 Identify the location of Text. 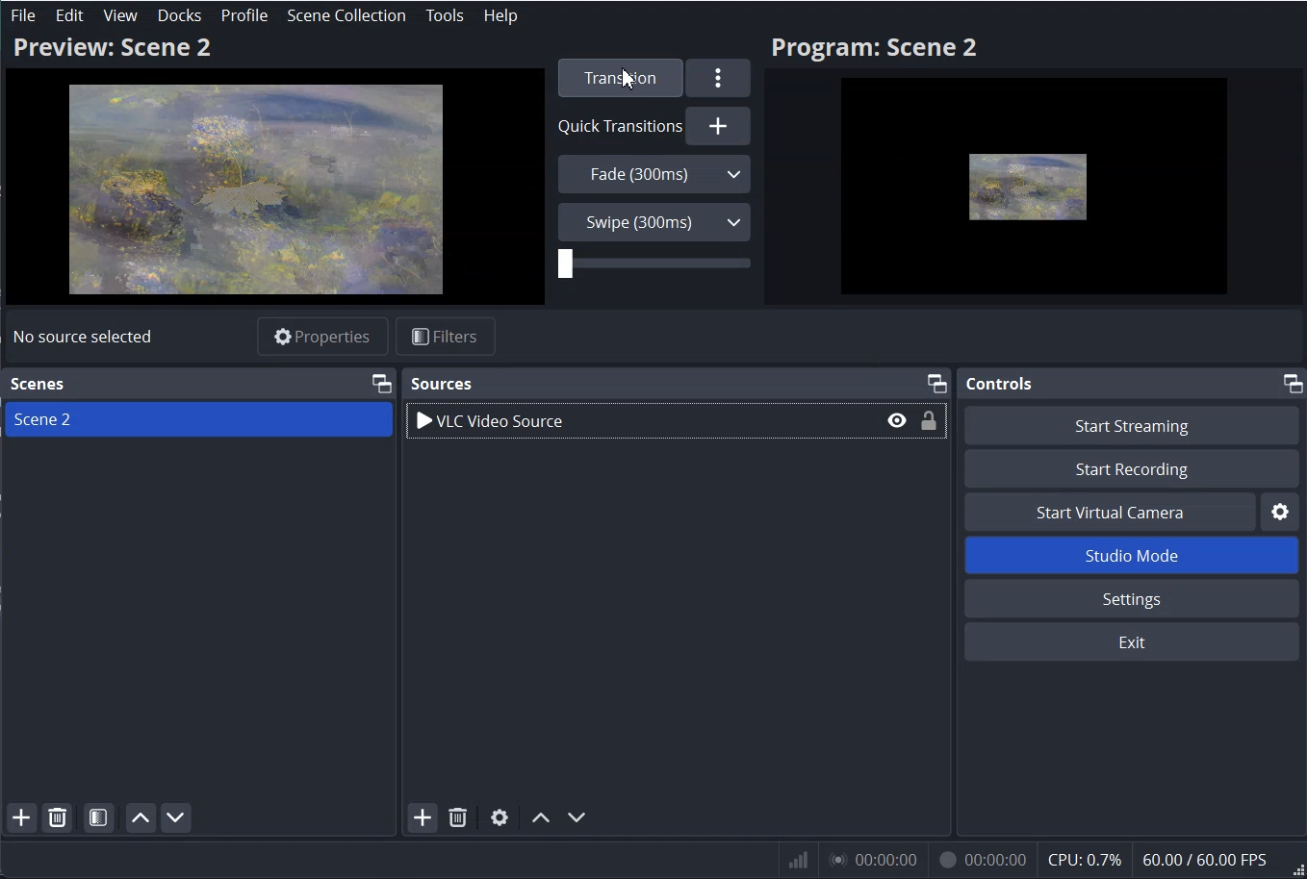
(82, 337).